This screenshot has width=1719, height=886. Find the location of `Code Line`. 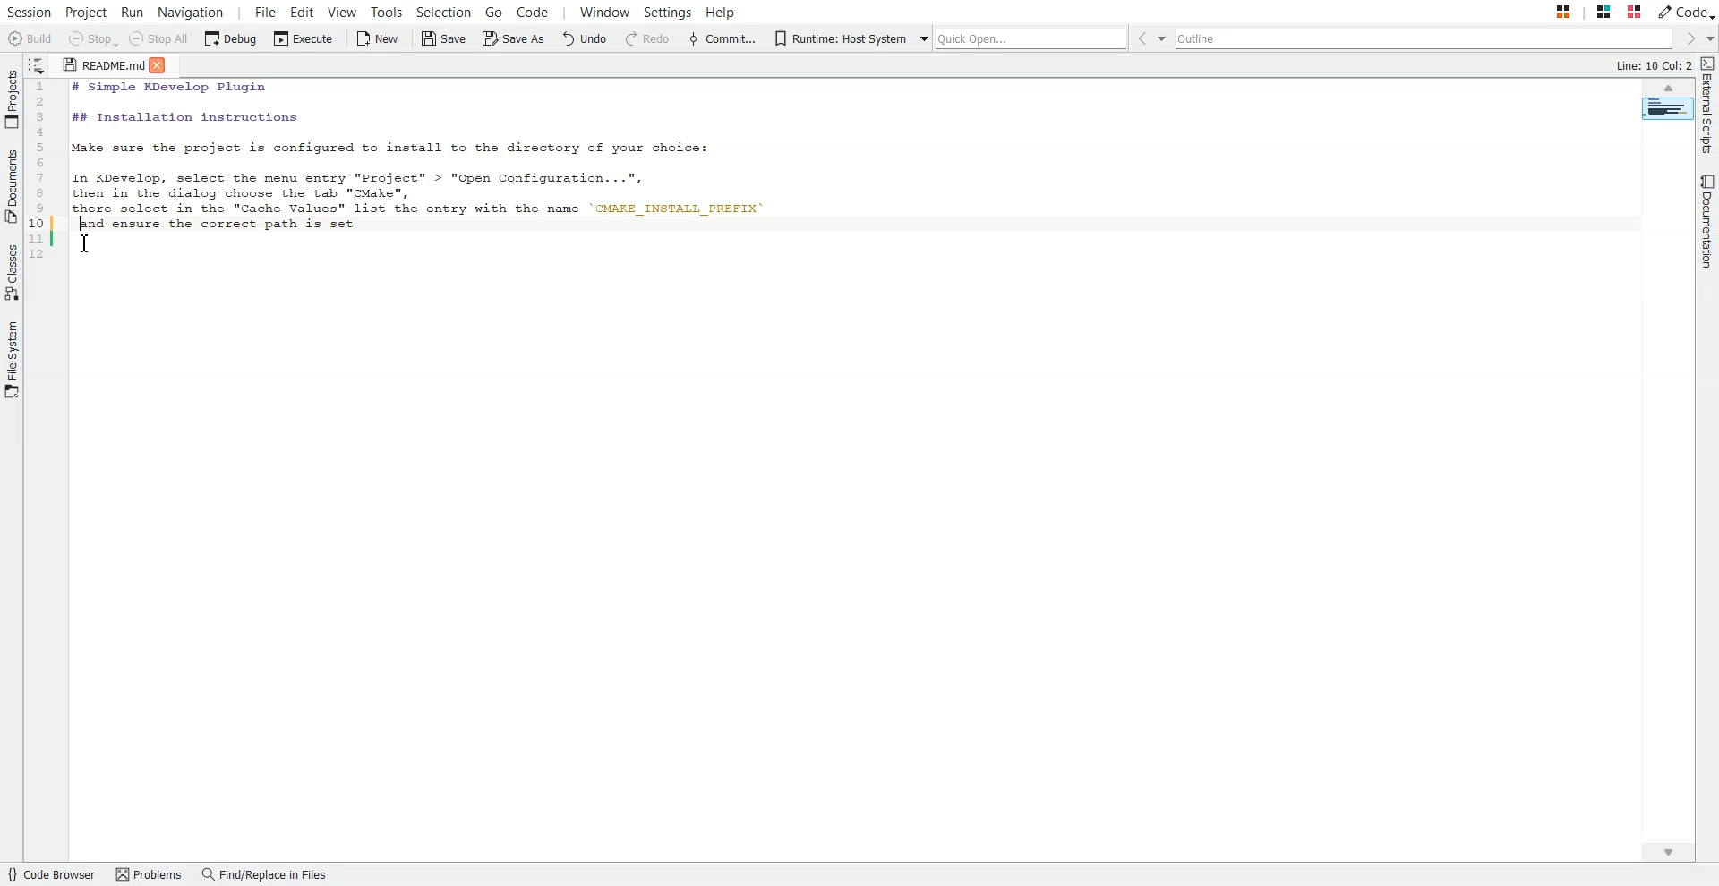

Code Line is located at coordinates (40, 172).